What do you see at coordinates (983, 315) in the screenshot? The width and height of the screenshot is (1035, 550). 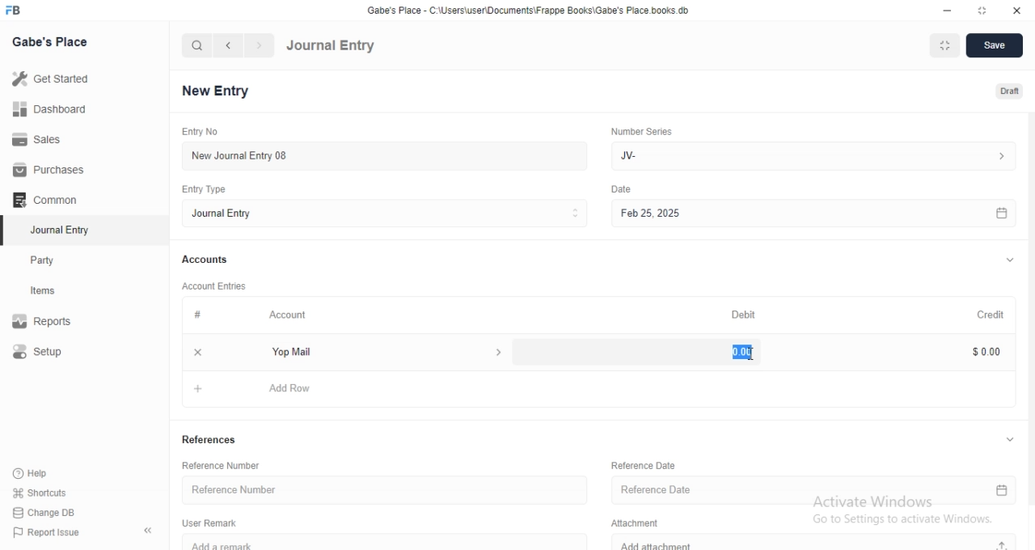 I see `Credit` at bounding box center [983, 315].